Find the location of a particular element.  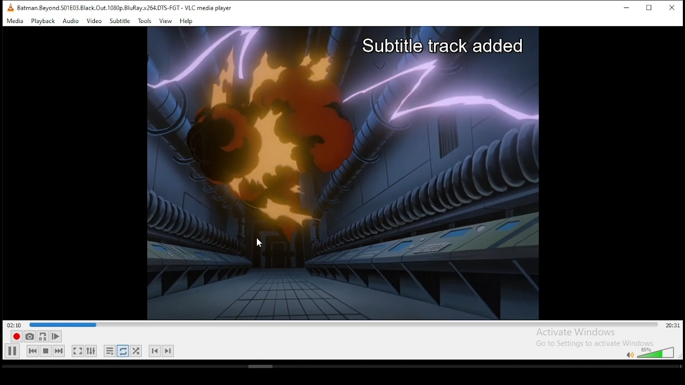

stop is located at coordinates (45, 351).